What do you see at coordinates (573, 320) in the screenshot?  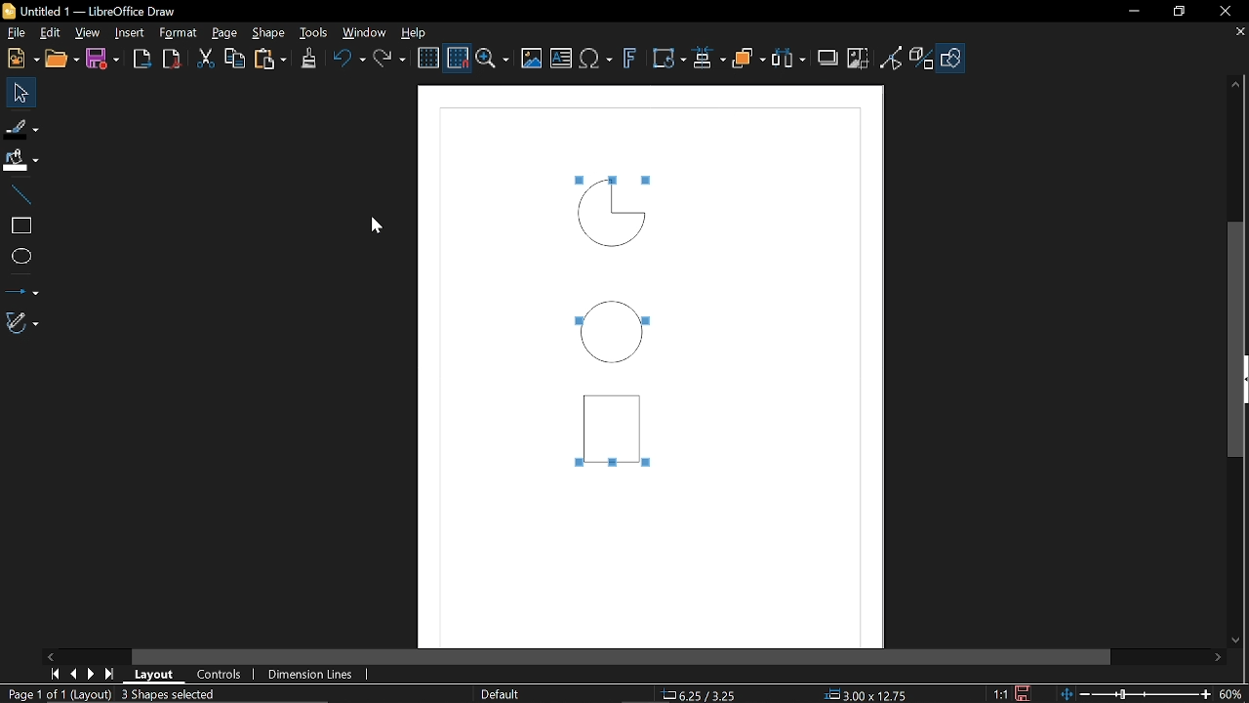 I see `Tiny squares sound selected objects` at bounding box center [573, 320].